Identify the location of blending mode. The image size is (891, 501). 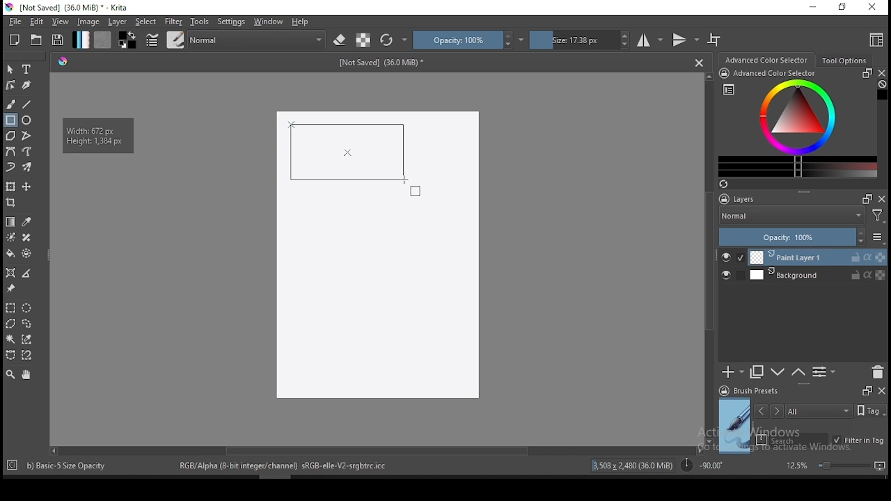
(791, 217).